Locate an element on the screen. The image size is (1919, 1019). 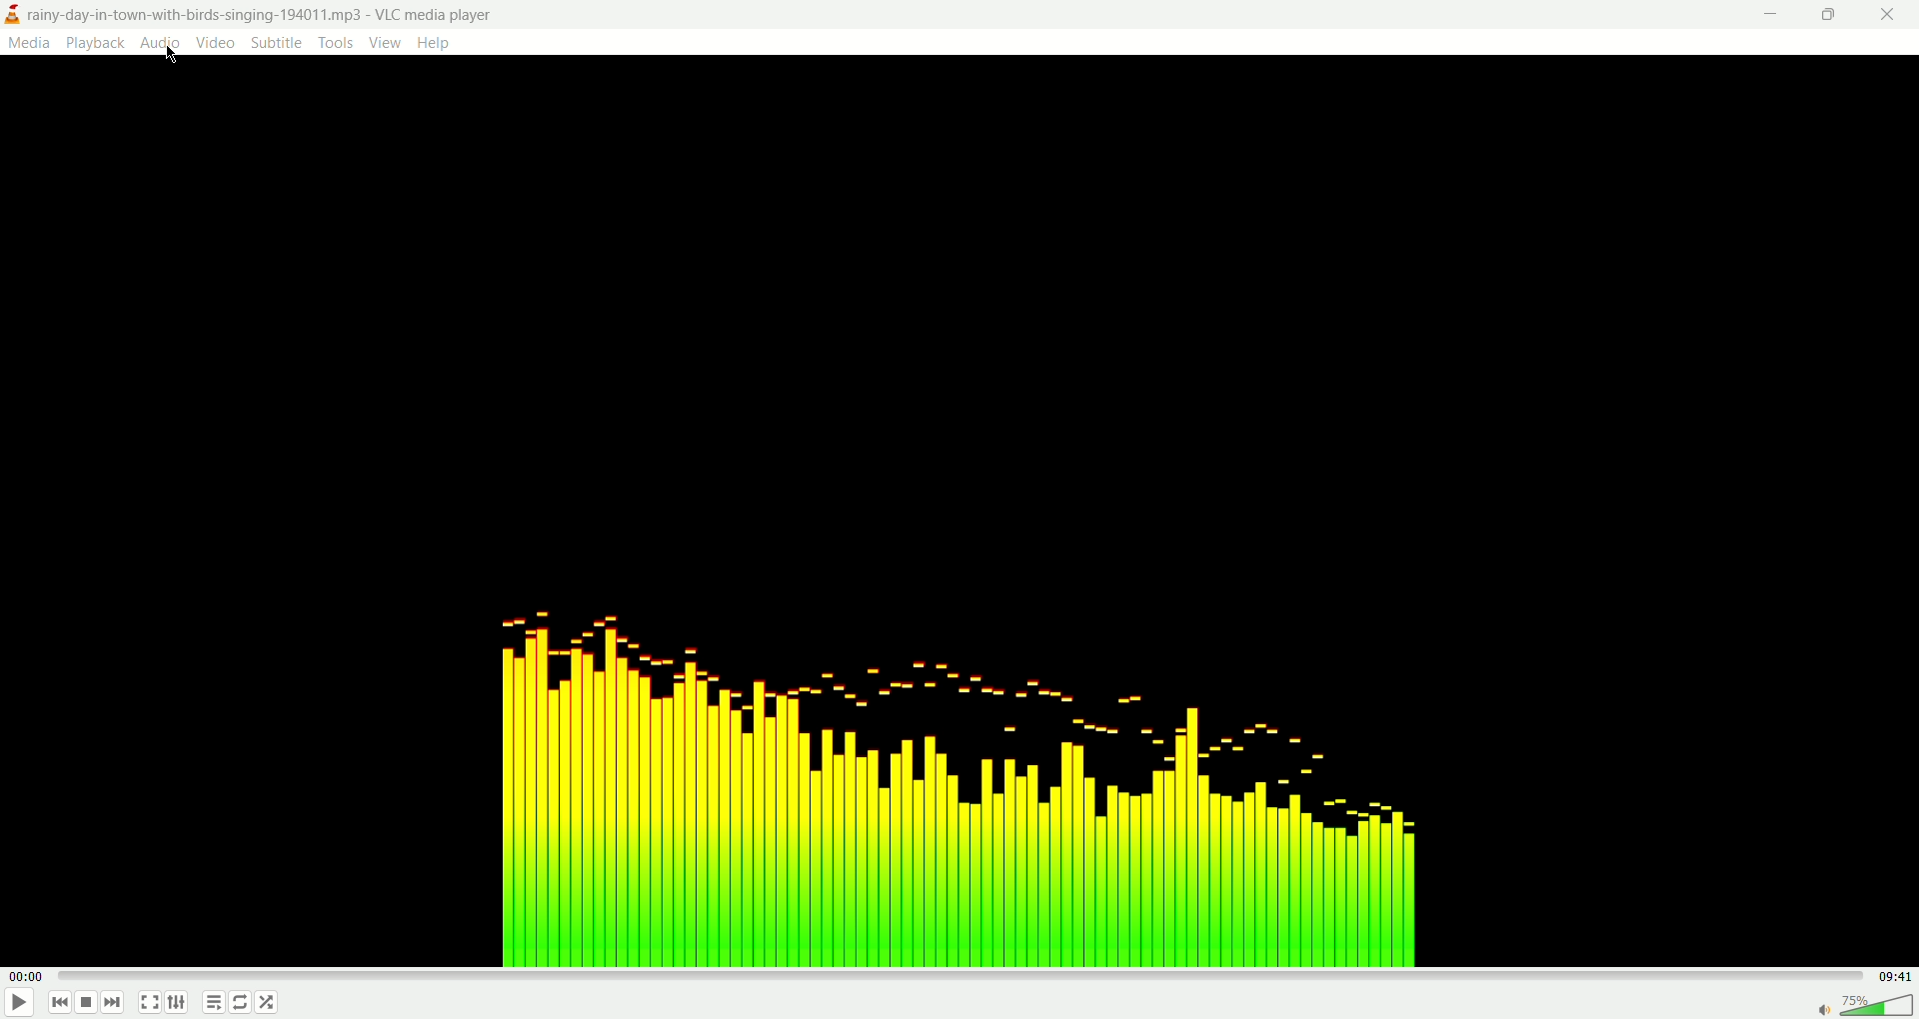
progress bar is located at coordinates (959, 974).